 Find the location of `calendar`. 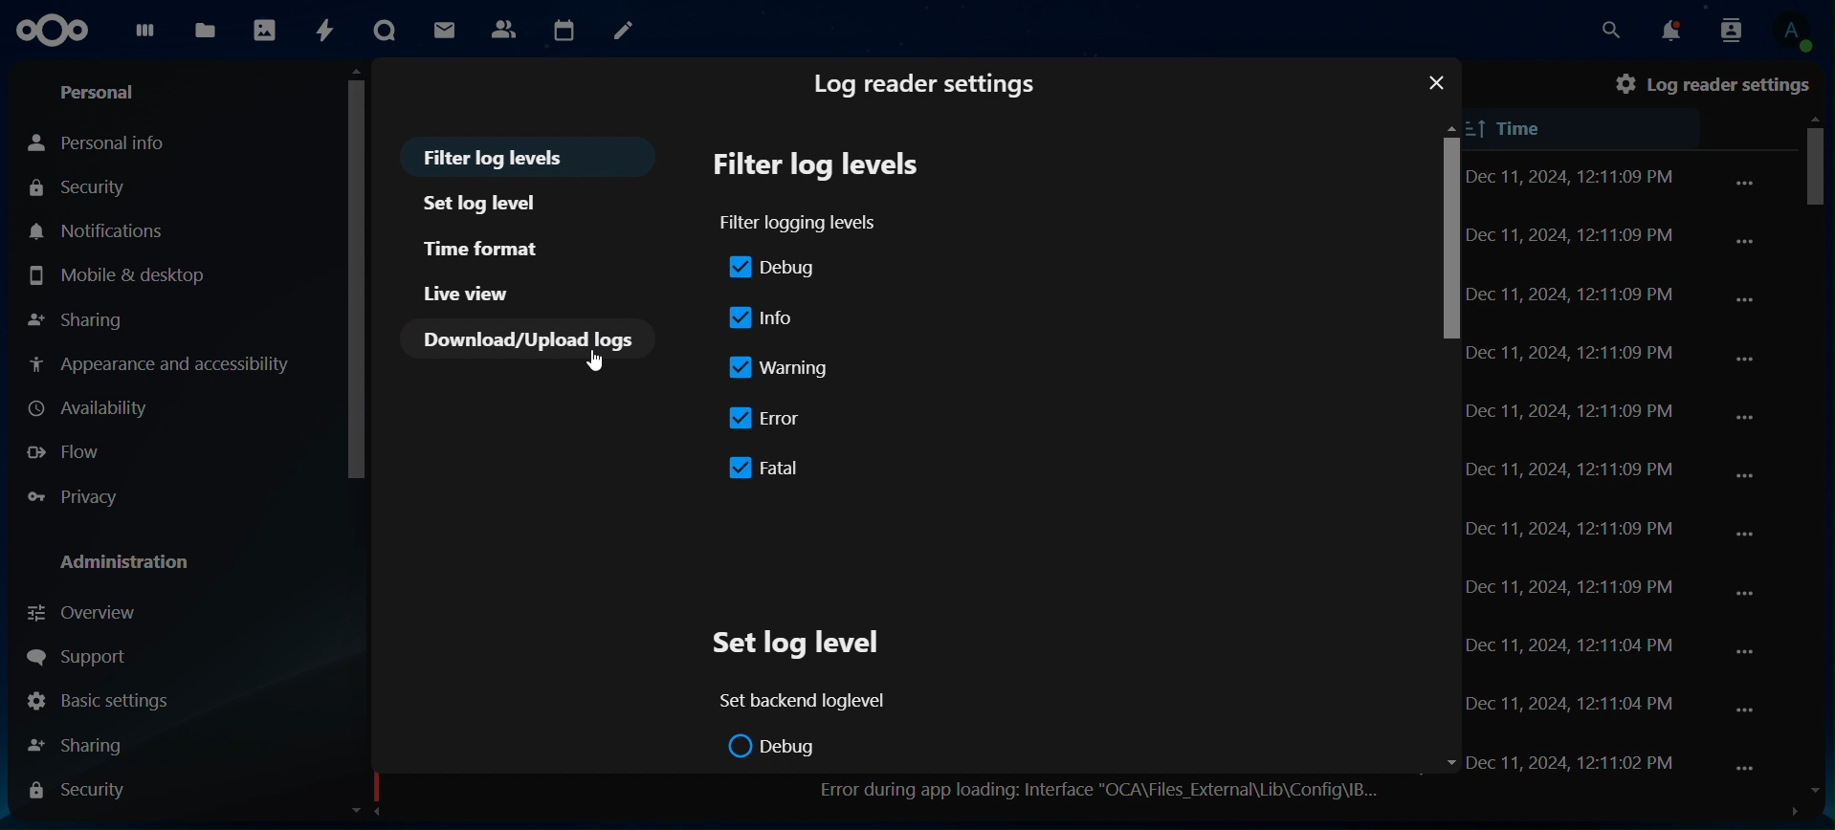

calendar is located at coordinates (564, 28).